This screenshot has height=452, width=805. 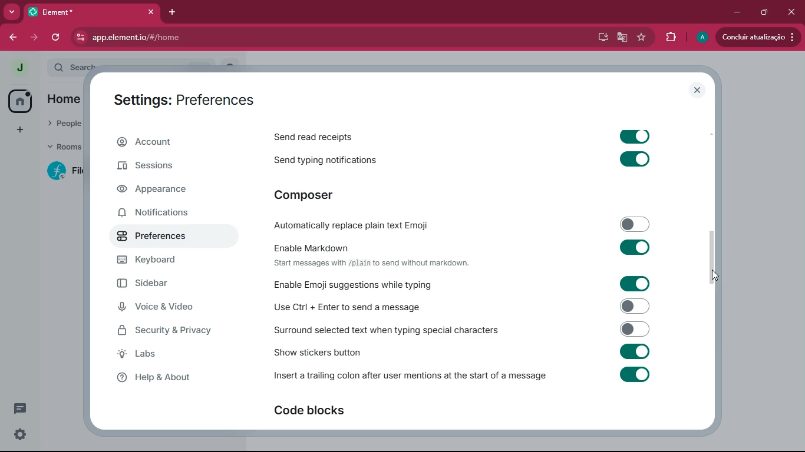 What do you see at coordinates (460, 377) in the screenshot?
I see `: Insert a trailing colon after user mentions at the start of a message` at bounding box center [460, 377].